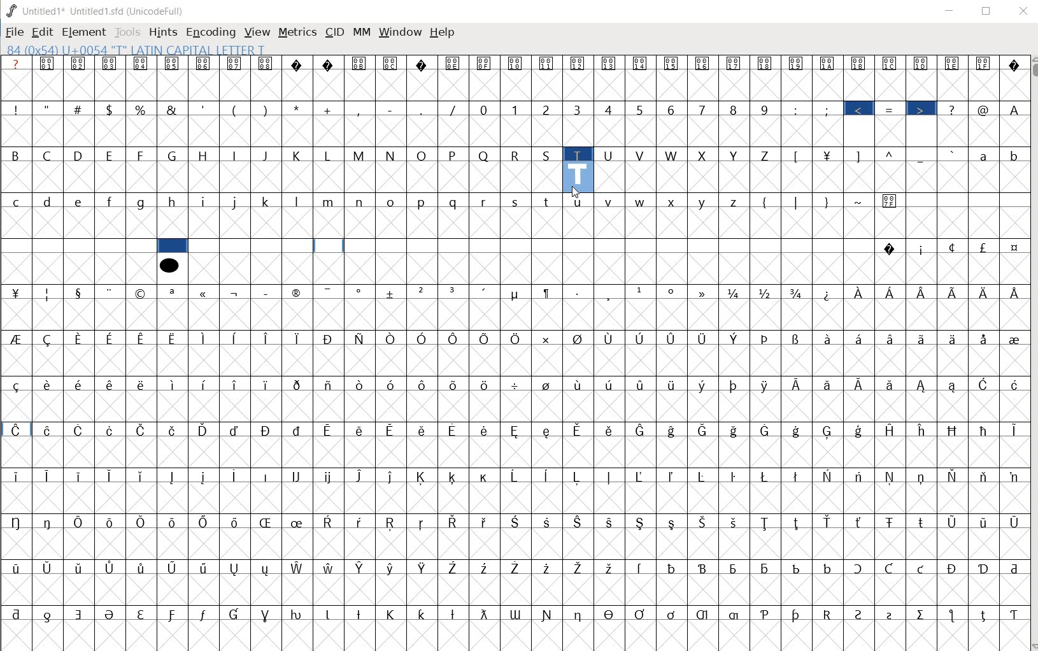 Image resolution: width=1038 pixels, height=651 pixels. I want to click on Symbol, so click(548, 385).